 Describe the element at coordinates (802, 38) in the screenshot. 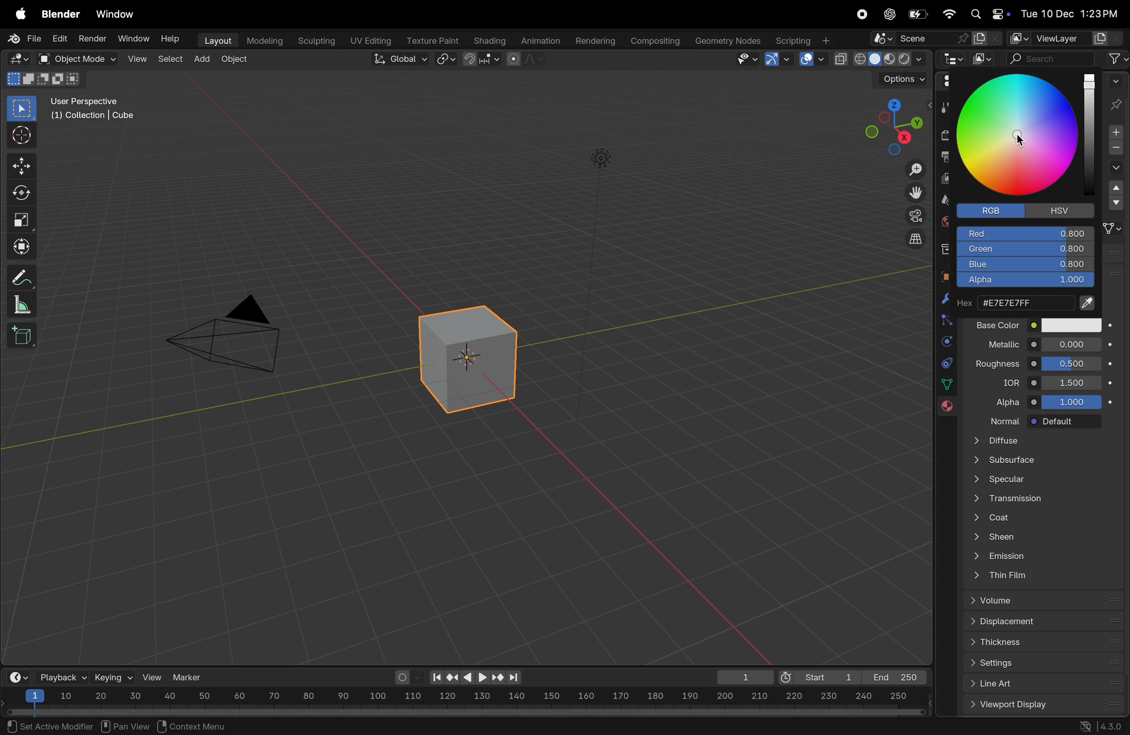

I see `Scripting` at that location.